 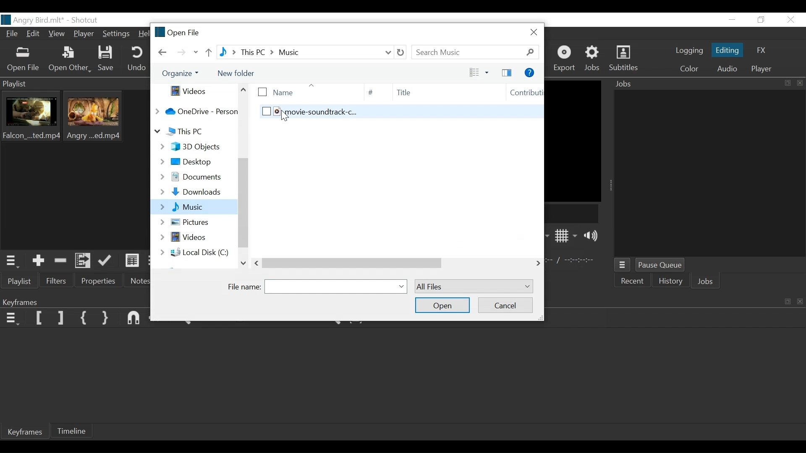 What do you see at coordinates (763, 20) in the screenshot?
I see `Restore` at bounding box center [763, 20].